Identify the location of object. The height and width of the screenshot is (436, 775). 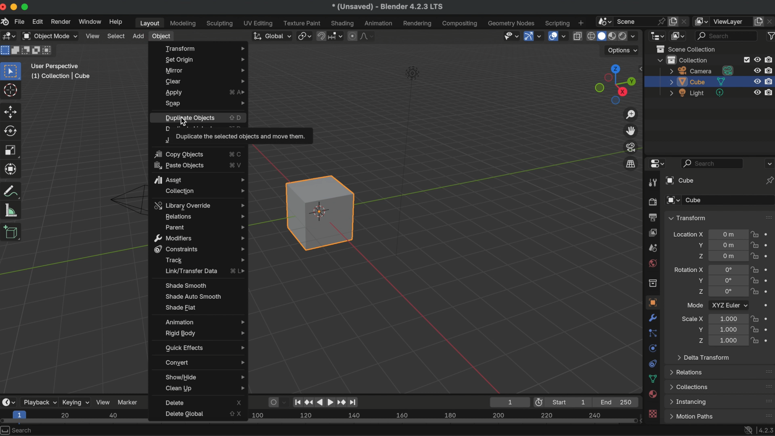
(162, 37).